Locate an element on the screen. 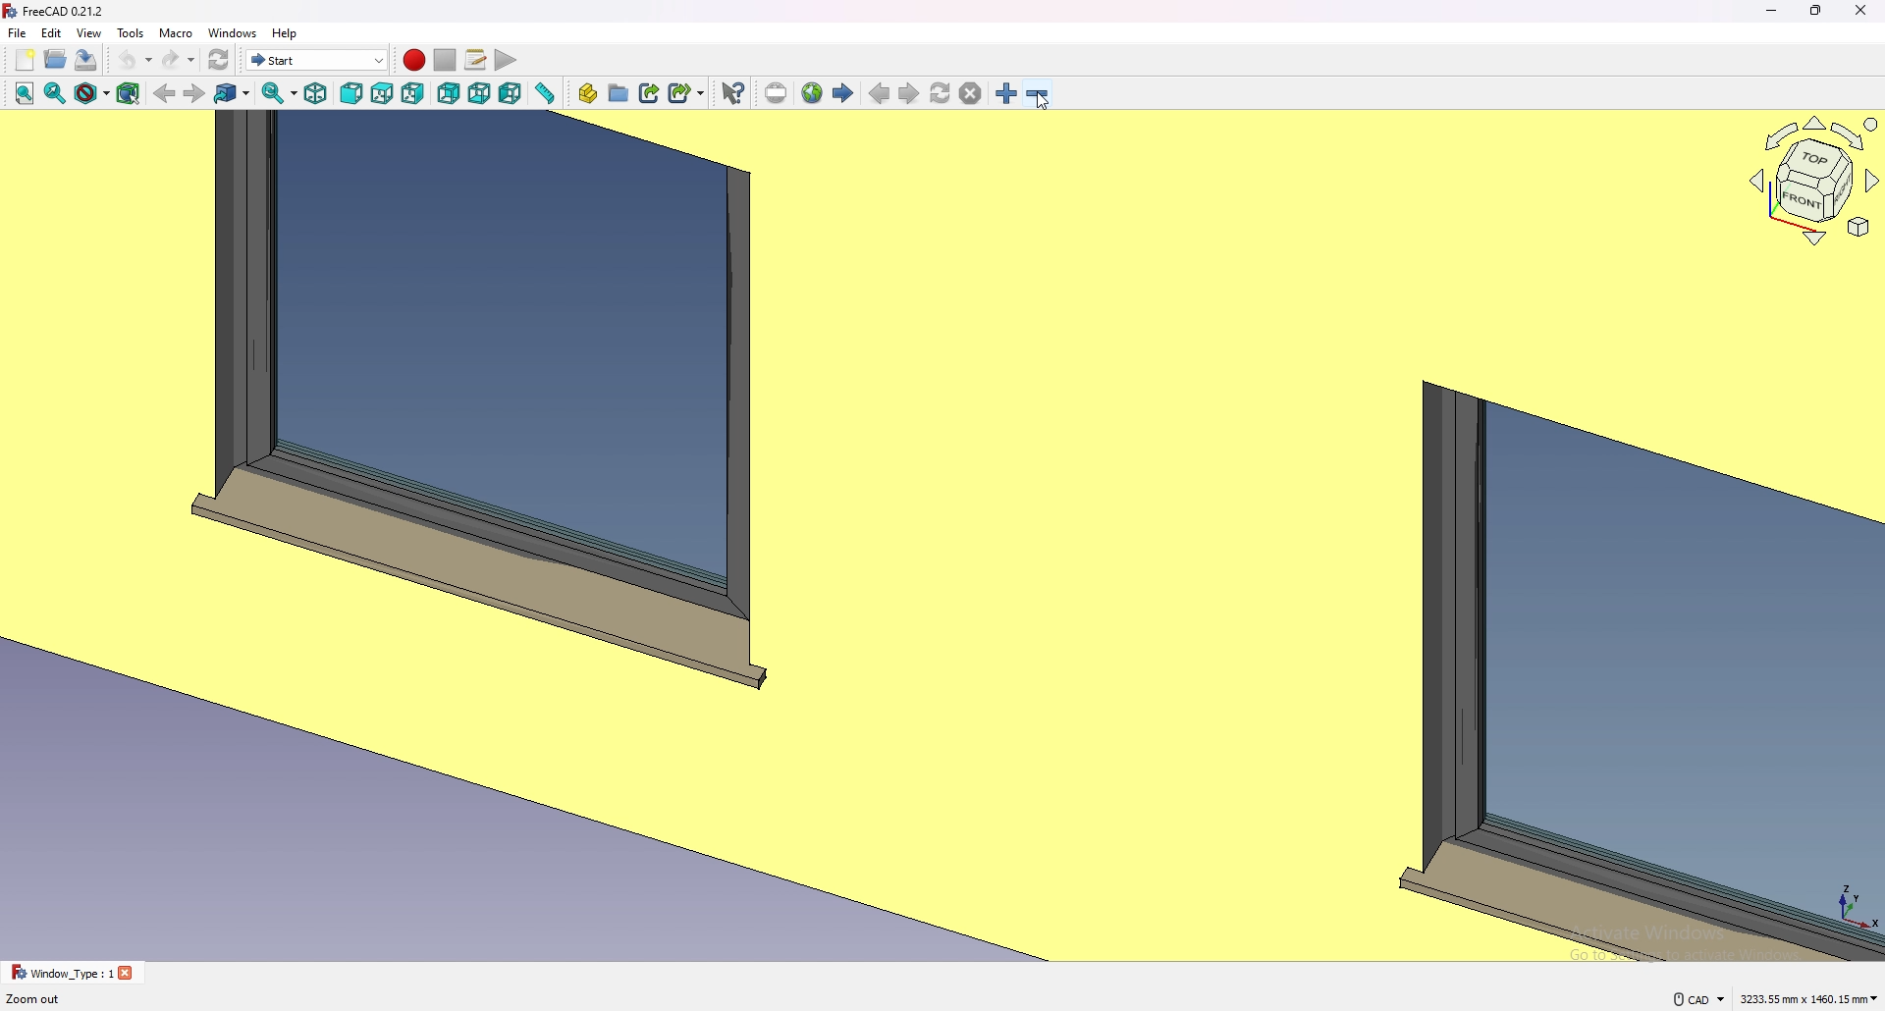 Image resolution: width=1885 pixels, height=1011 pixels. make link is located at coordinates (650, 92).